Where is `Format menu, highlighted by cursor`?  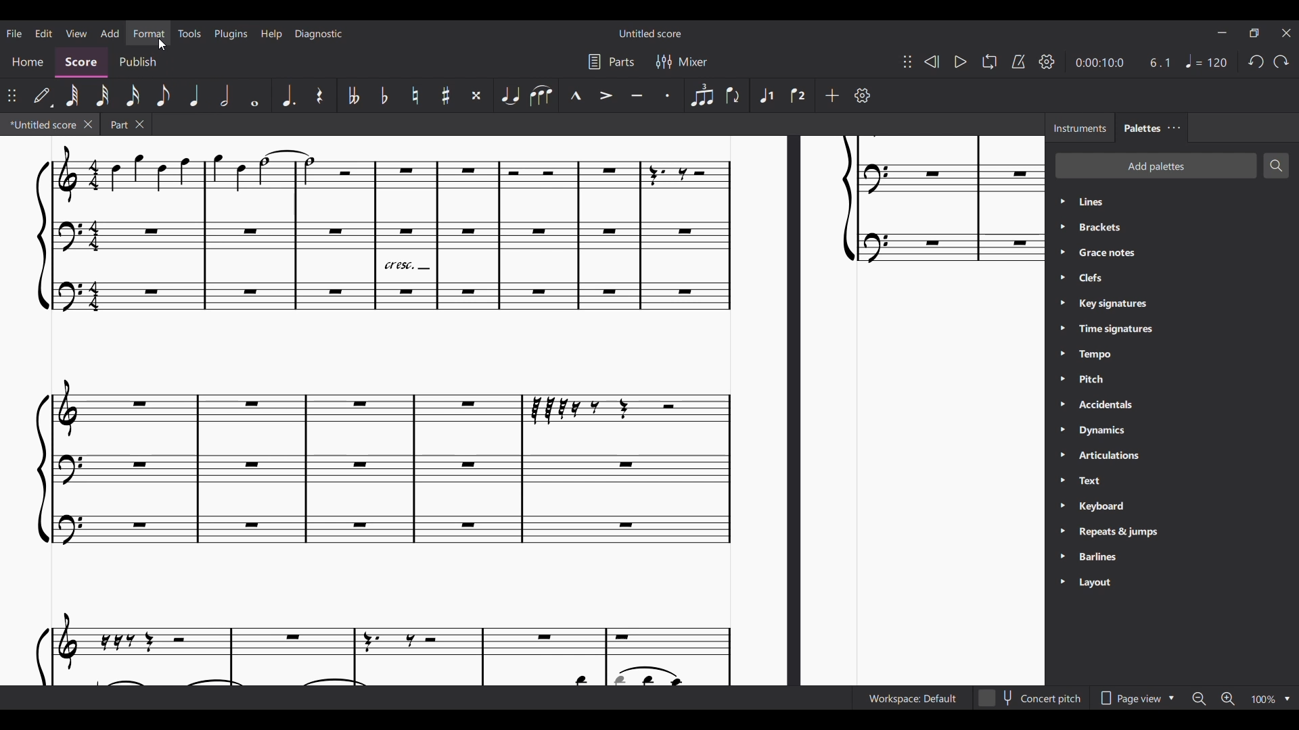 Format menu, highlighted by cursor is located at coordinates (147, 32).